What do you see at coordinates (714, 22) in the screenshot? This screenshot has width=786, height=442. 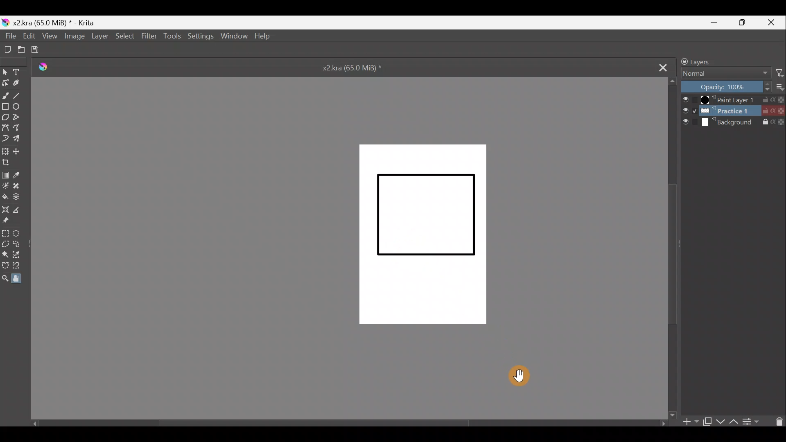 I see `Minimize` at bounding box center [714, 22].